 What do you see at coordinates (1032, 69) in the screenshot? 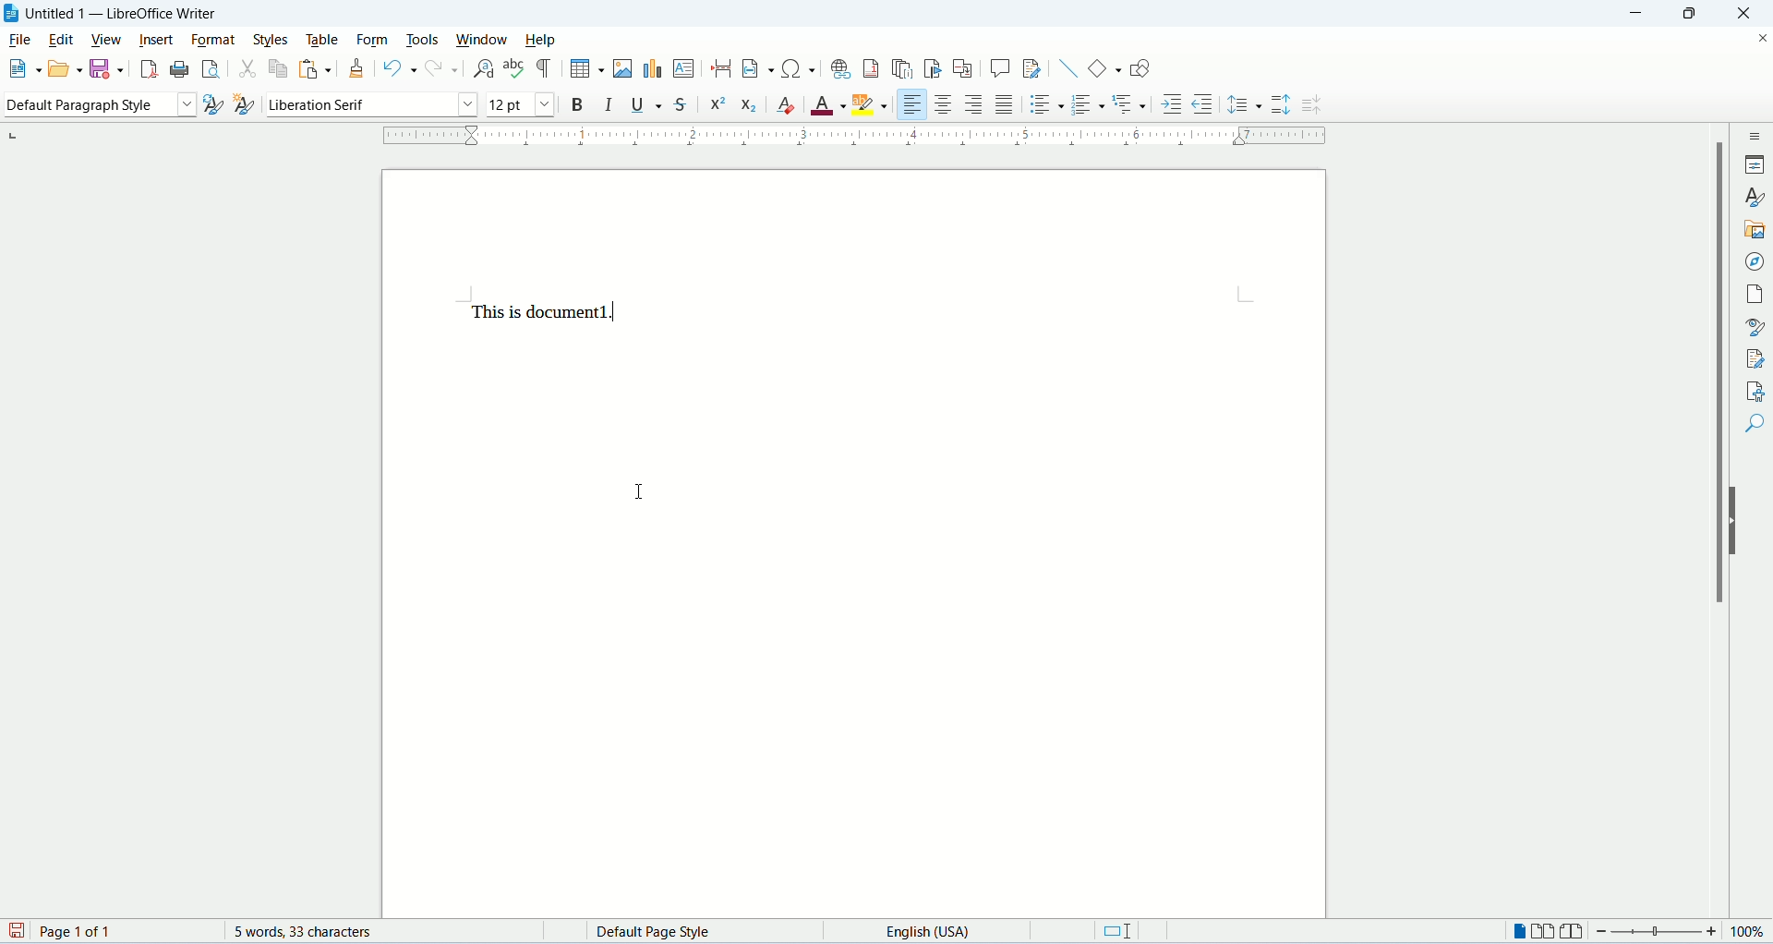
I see `show track changes` at bounding box center [1032, 69].